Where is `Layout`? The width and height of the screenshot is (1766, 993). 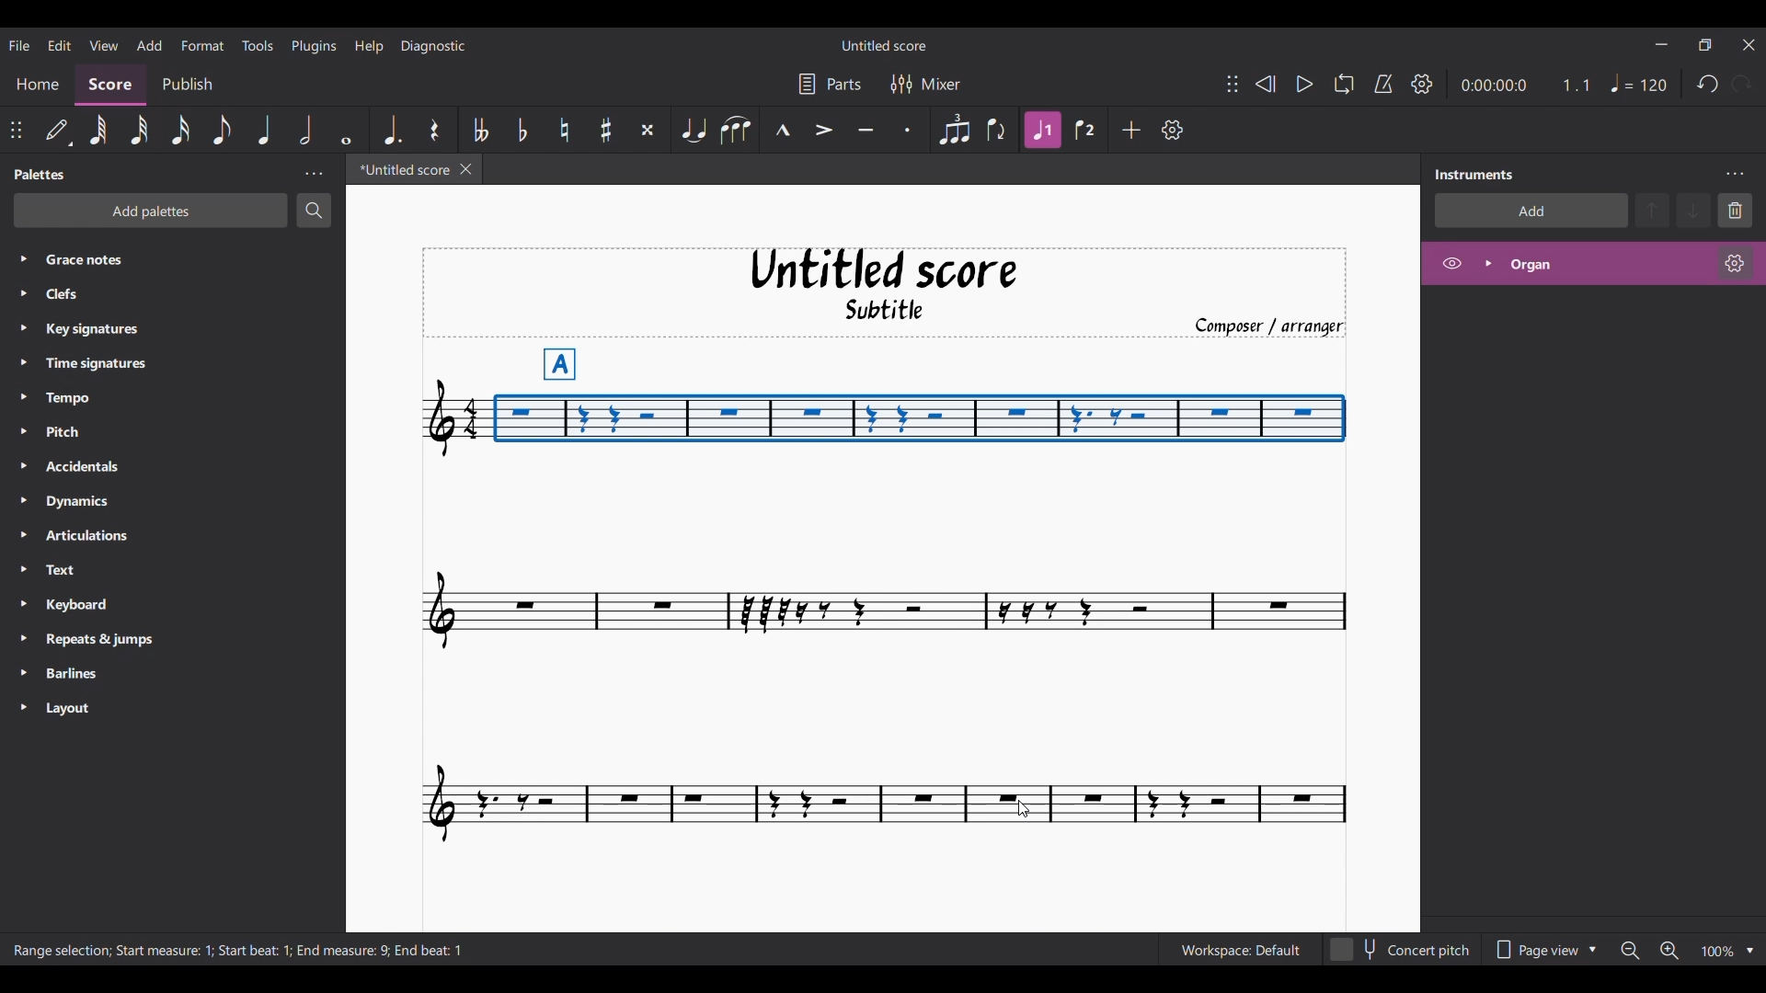
Layout is located at coordinates (96, 710).